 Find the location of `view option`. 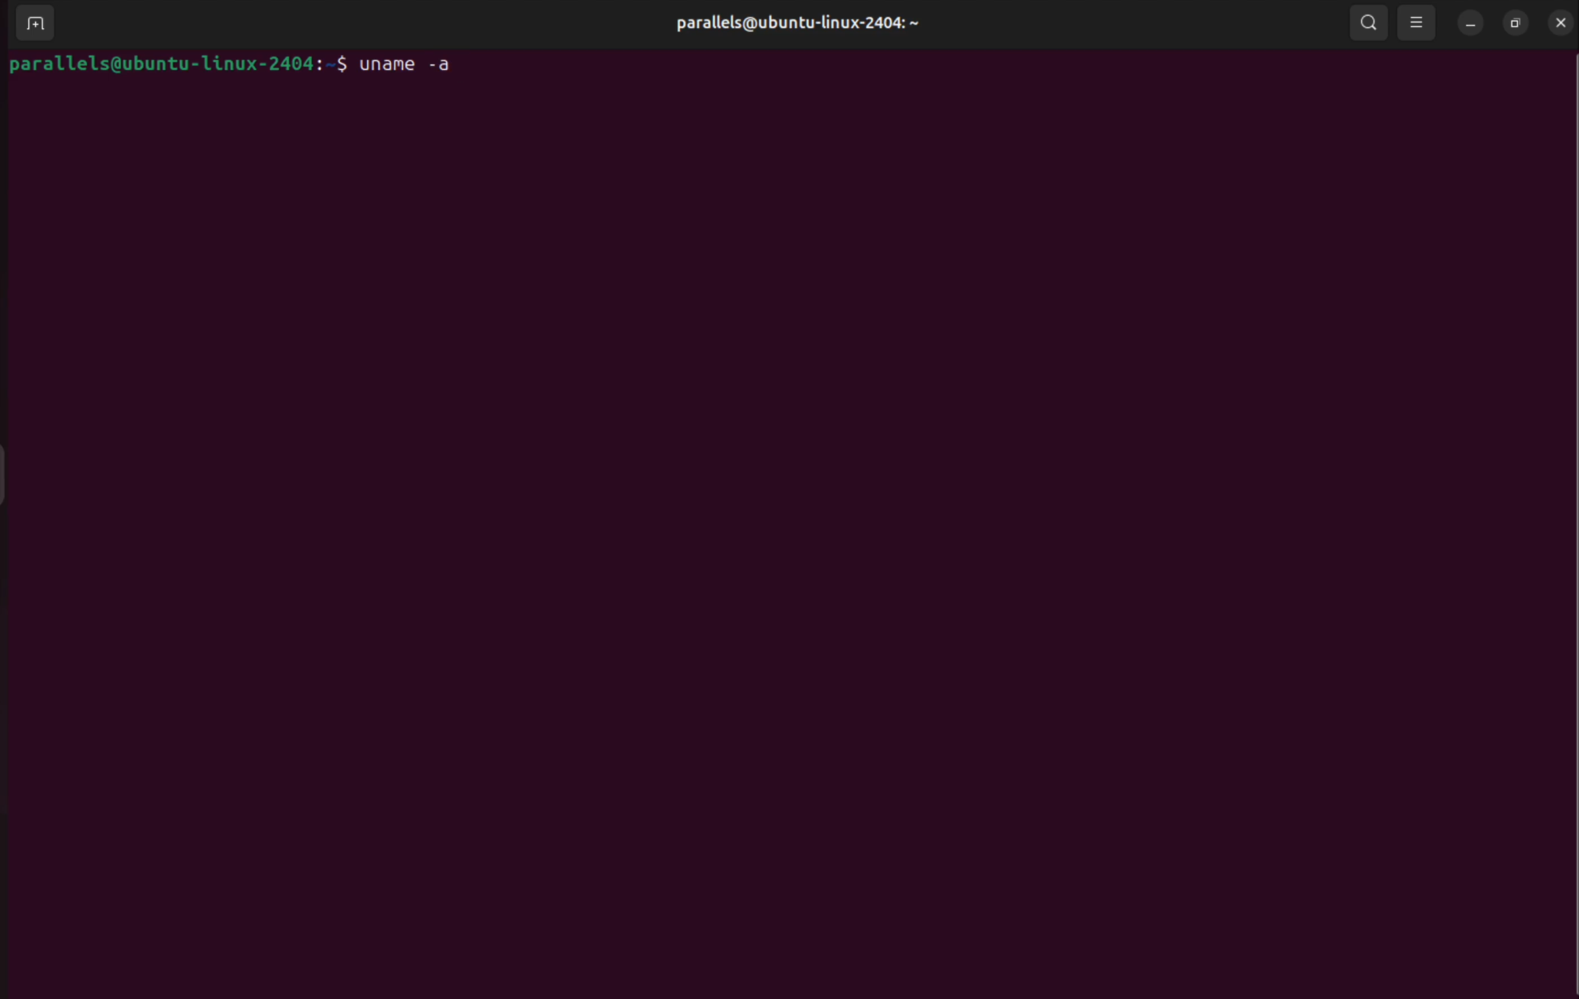

view option is located at coordinates (1418, 24).